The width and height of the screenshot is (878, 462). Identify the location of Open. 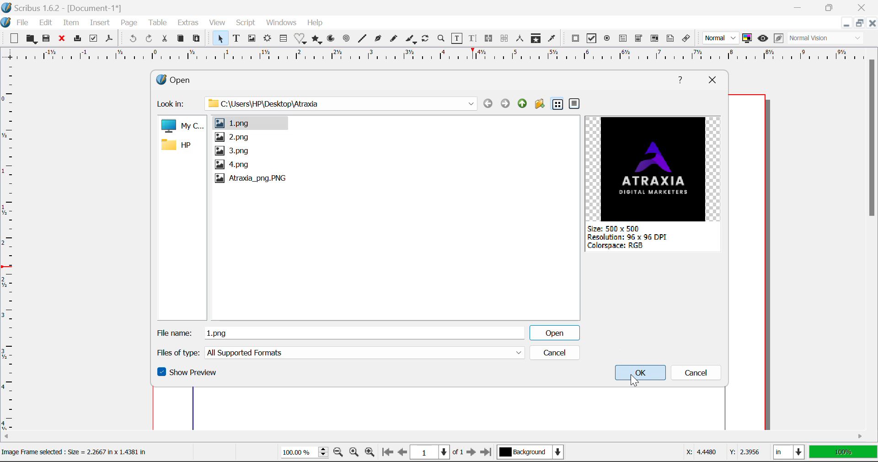
(554, 332).